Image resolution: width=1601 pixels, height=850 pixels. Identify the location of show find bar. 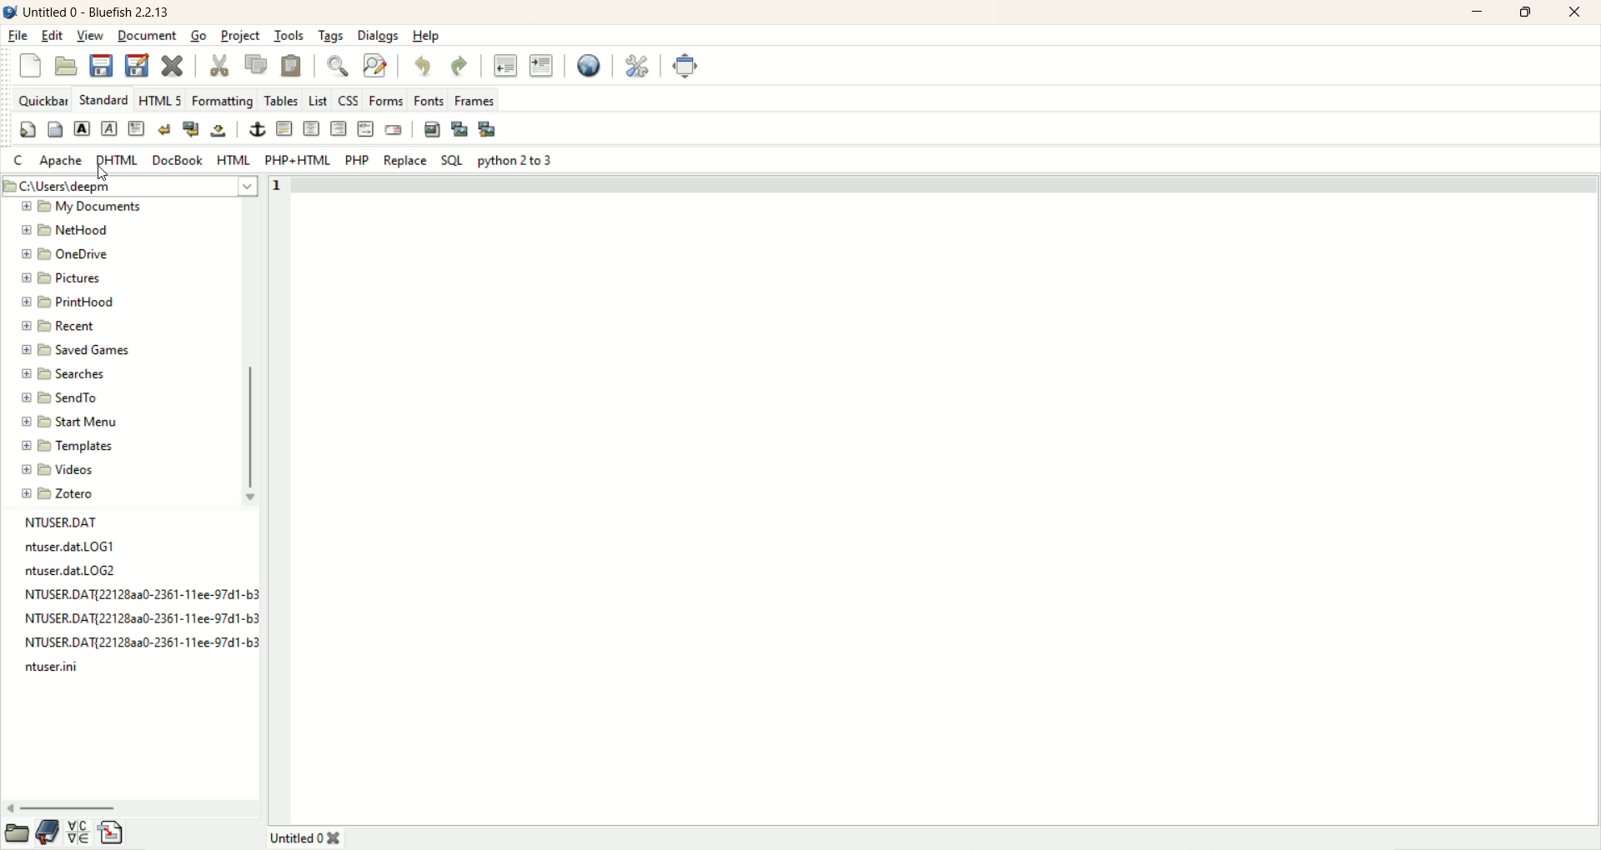
(338, 66).